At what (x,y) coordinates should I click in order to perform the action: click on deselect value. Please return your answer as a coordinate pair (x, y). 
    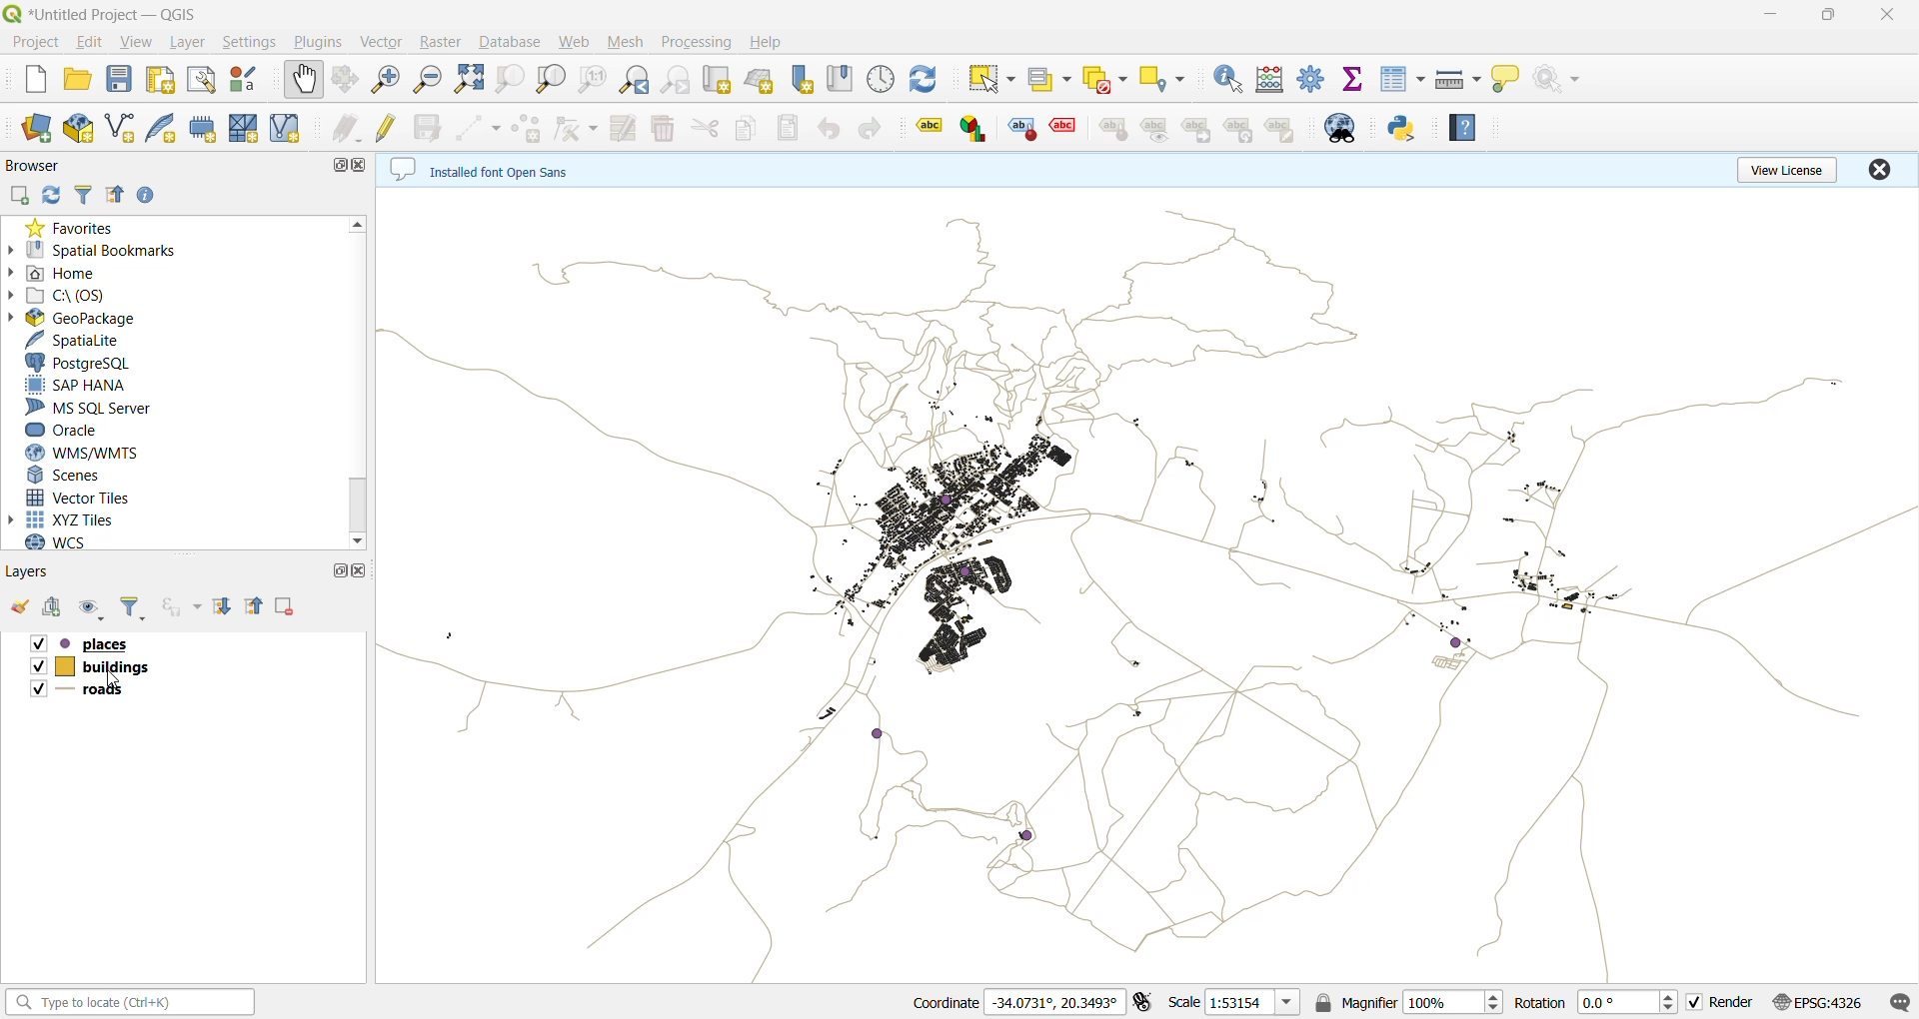
    Looking at the image, I should click on (1103, 77).